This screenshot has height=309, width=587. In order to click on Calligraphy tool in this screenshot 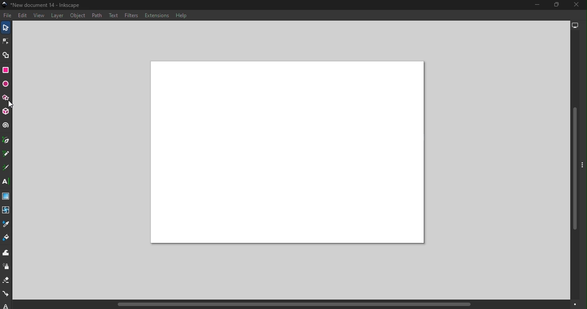, I will do `click(6, 168)`.